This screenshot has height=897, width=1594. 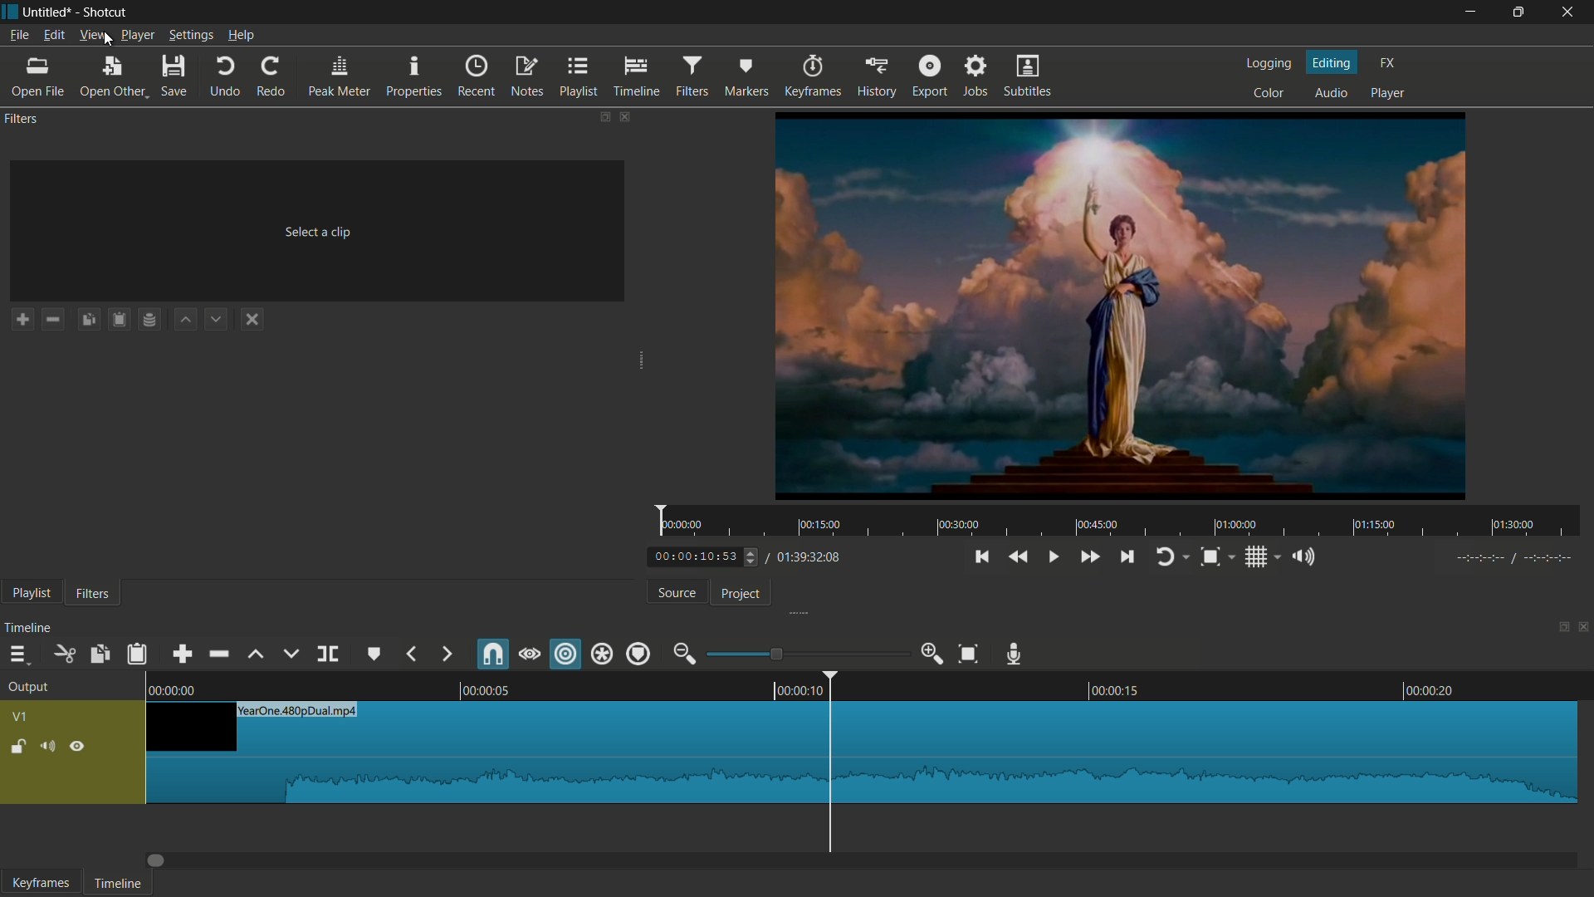 What do you see at coordinates (118, 320) in the screenshot?
I see `paste filters` at bounding box center [118, 320].